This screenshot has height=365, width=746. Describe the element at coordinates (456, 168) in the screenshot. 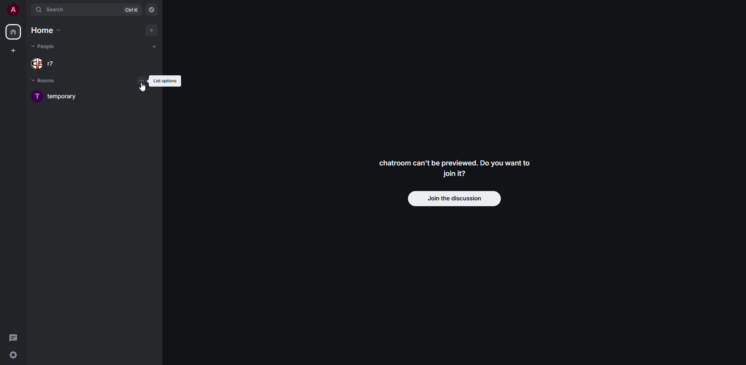

I see `chatroom can't be previewed. Do you want to join it?` at that location.